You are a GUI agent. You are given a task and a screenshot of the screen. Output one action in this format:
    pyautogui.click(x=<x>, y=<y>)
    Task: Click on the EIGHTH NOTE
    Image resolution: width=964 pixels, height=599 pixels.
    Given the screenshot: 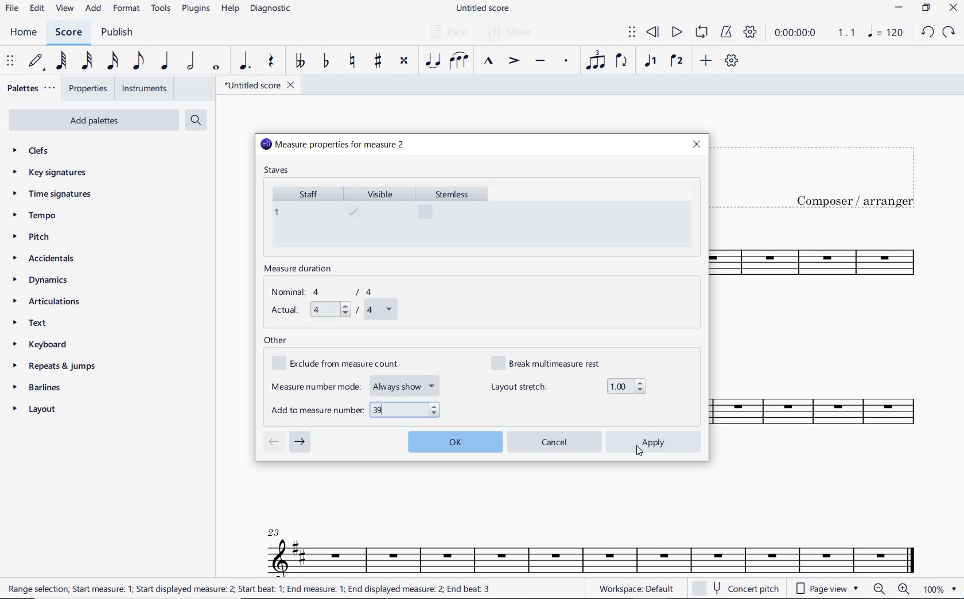 What is the action you would take?
    pyautogui.click(x=137, y=61)
    